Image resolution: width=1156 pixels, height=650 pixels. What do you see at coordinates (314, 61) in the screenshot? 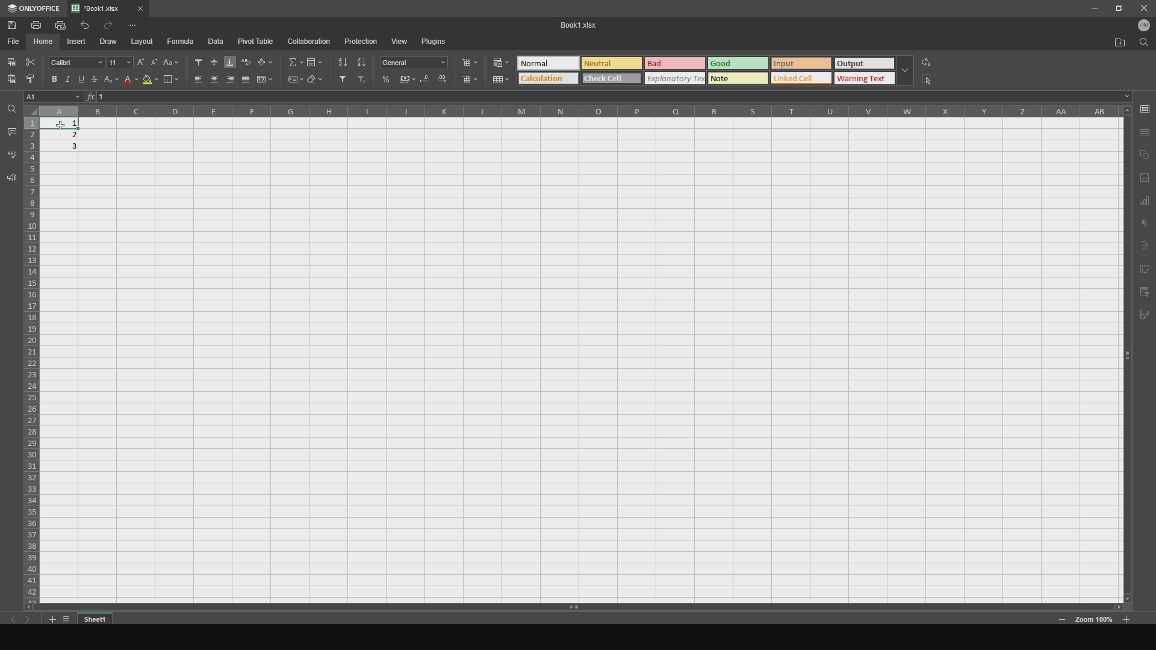
I see `fill` at bounding box center [314, 61].